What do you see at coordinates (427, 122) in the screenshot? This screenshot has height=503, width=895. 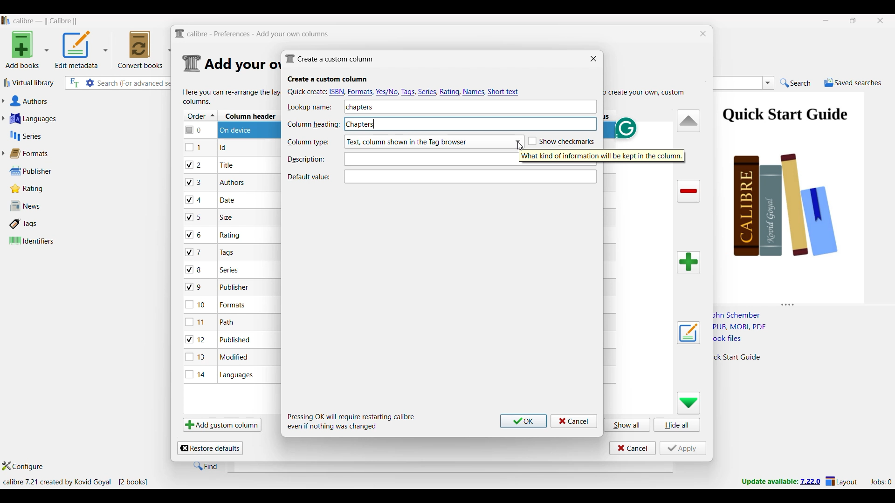 I see `Column heading typed in` at bounding box center [427, 122].